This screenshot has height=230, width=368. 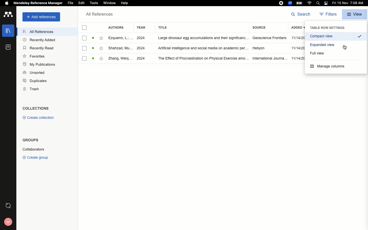 I want to click on Filters, so click(x=327, y=15).